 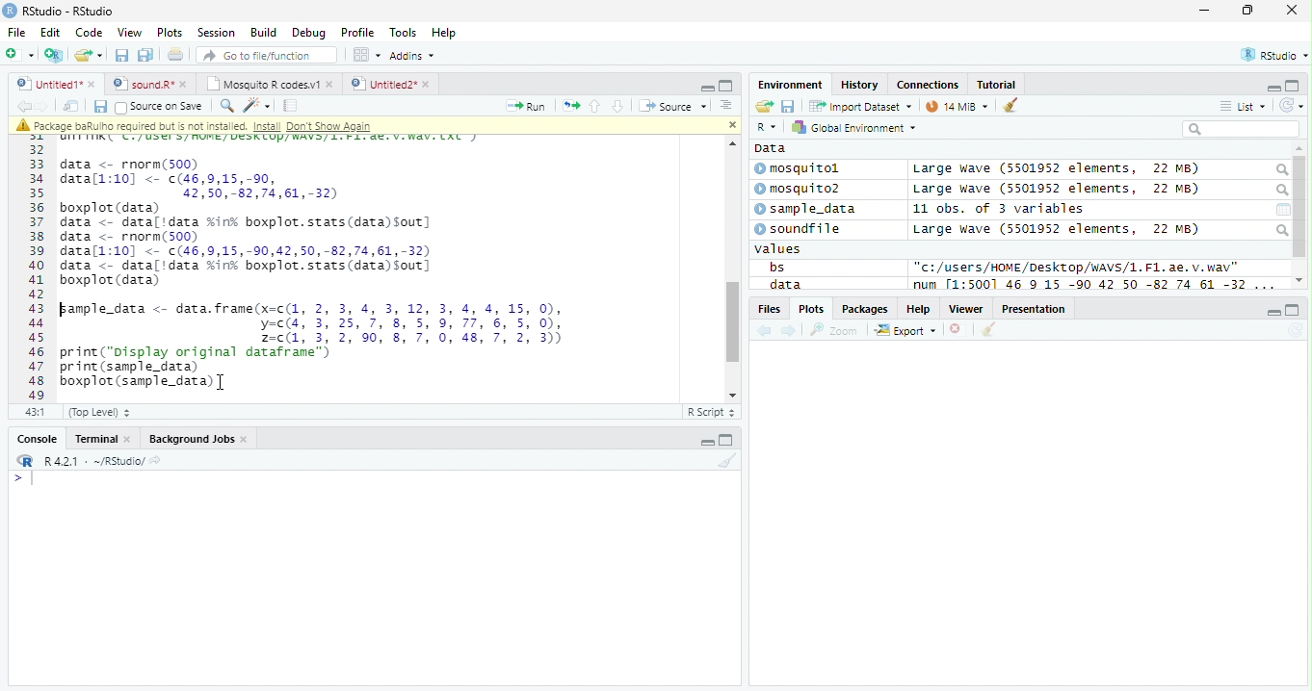 What do you see at coordinates (1292, 106) in the screenshot?
I see `Refresh` at bounding box center [1292, 106].